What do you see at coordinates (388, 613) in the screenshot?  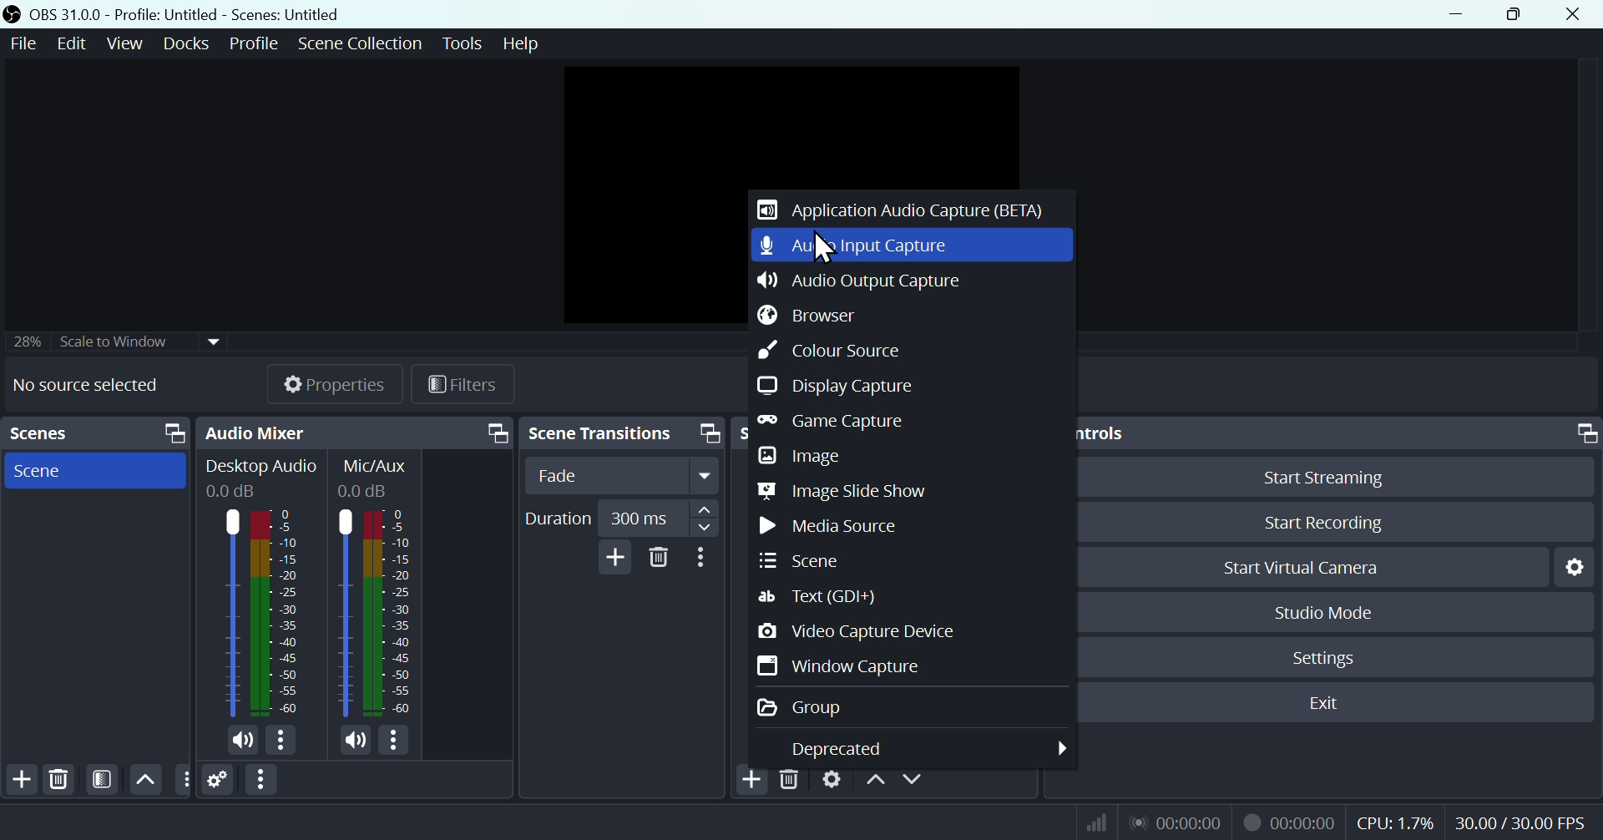 I see `Mic/Aux` at bounding box center [388, 613].